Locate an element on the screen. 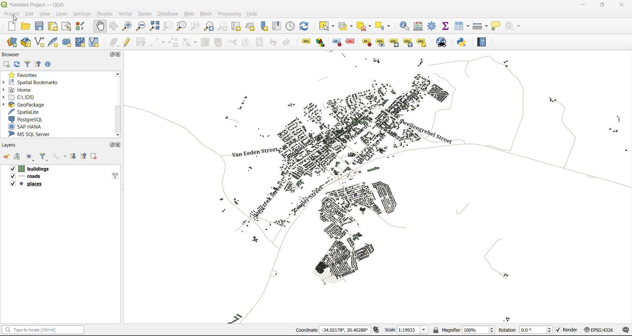  cursor is located at coordinates (16, 18).